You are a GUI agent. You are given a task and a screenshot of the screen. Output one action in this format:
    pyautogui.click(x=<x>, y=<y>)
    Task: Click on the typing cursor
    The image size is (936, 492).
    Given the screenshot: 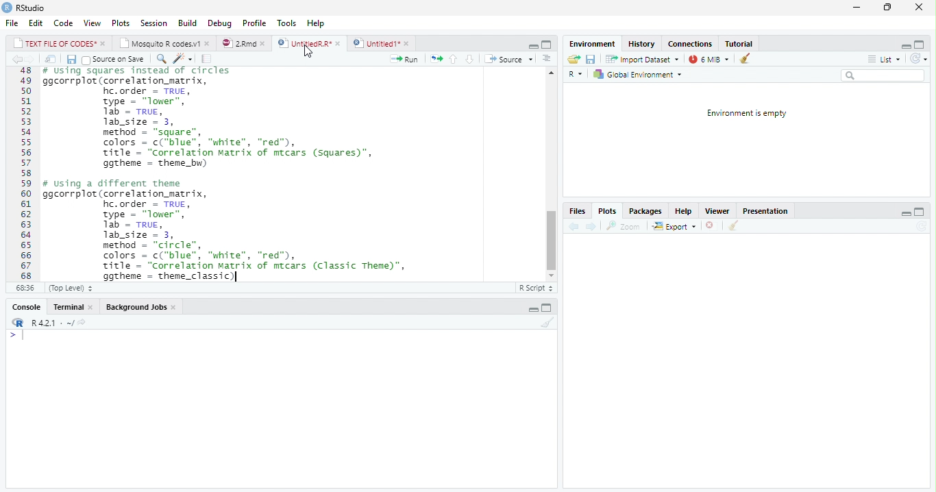 What is the action you would take?
    pyautogui.click(x=236, y=278)
    